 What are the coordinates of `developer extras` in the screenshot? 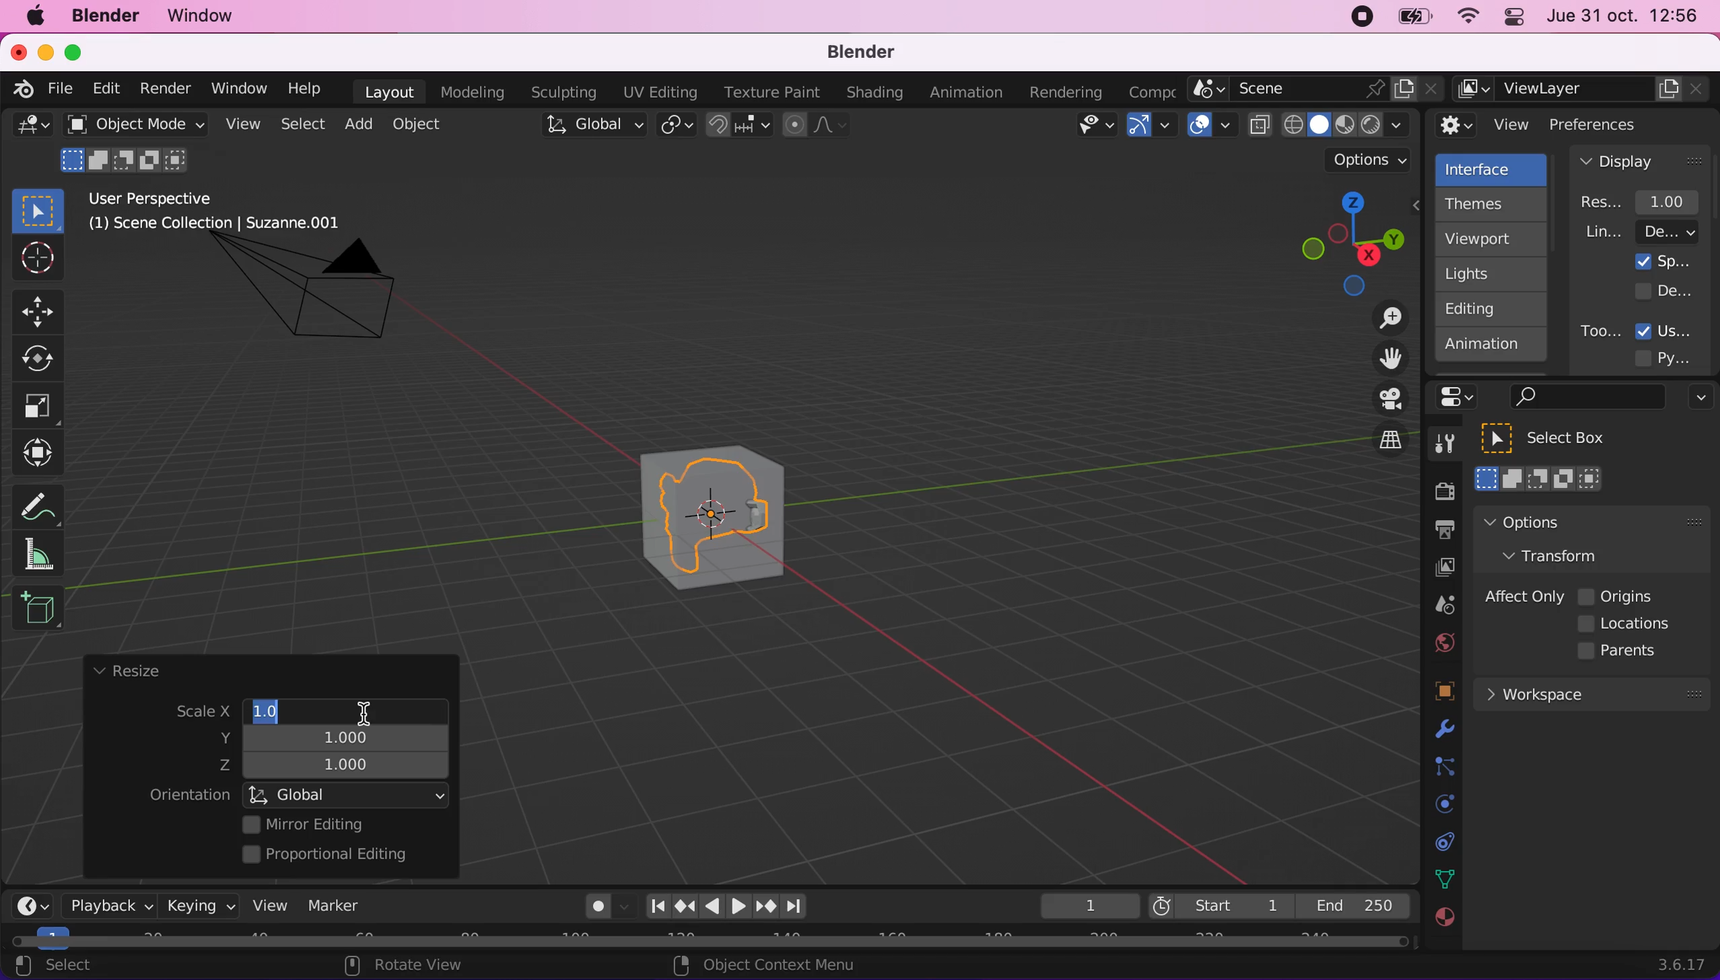 It's located at (1665, 290).